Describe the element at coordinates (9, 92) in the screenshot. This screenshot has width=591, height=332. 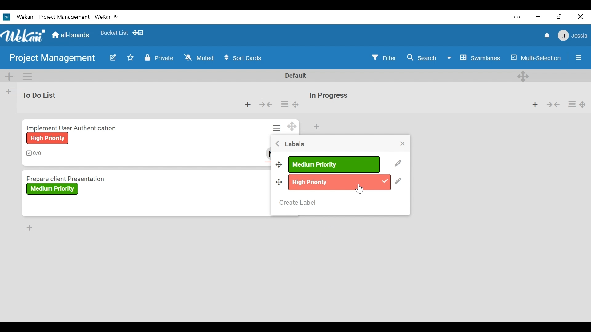
I see `Add list` at that location.